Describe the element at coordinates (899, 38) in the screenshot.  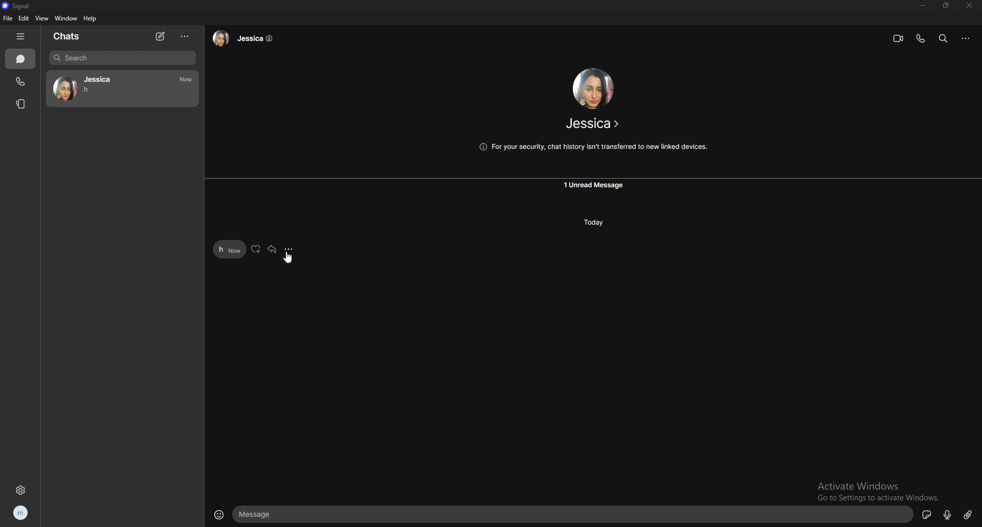
I see `video call` at that location.